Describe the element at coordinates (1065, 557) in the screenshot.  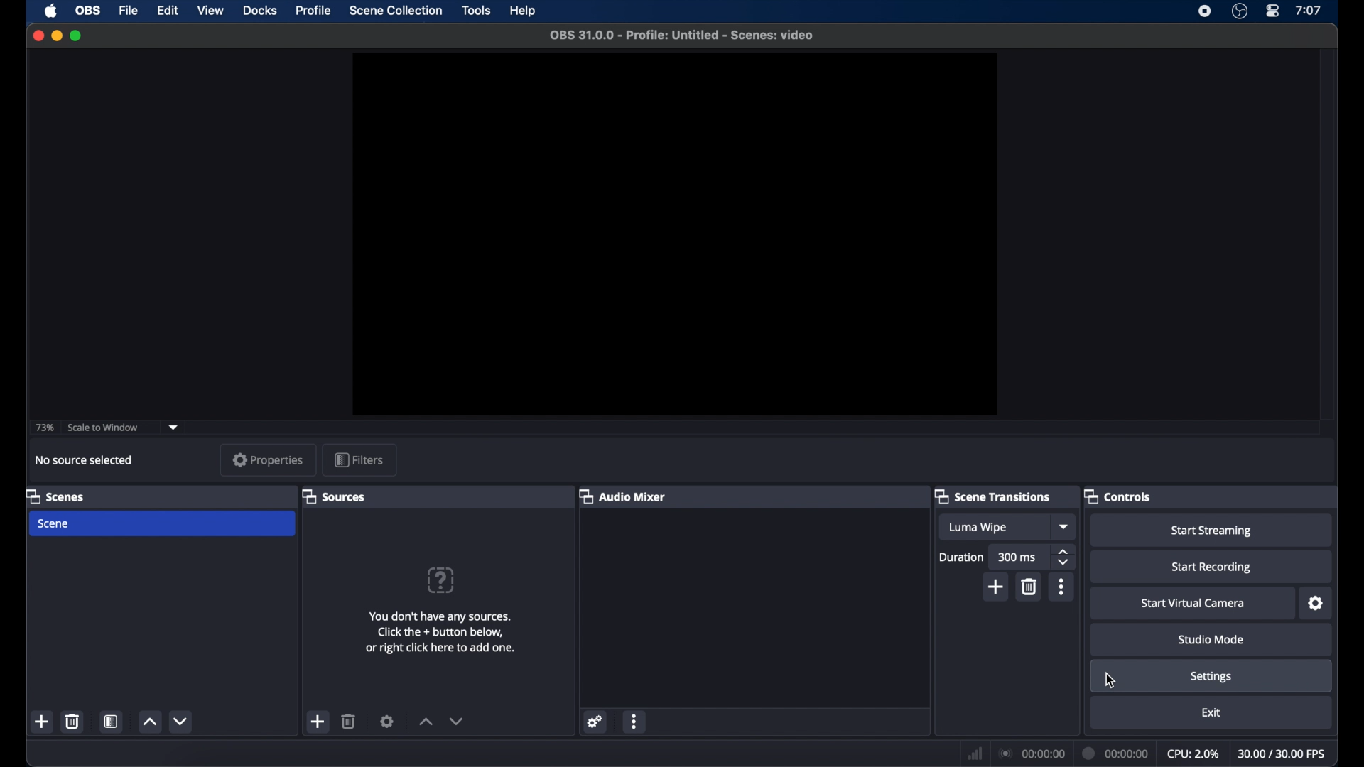
I see `stepper buttons` at that location.